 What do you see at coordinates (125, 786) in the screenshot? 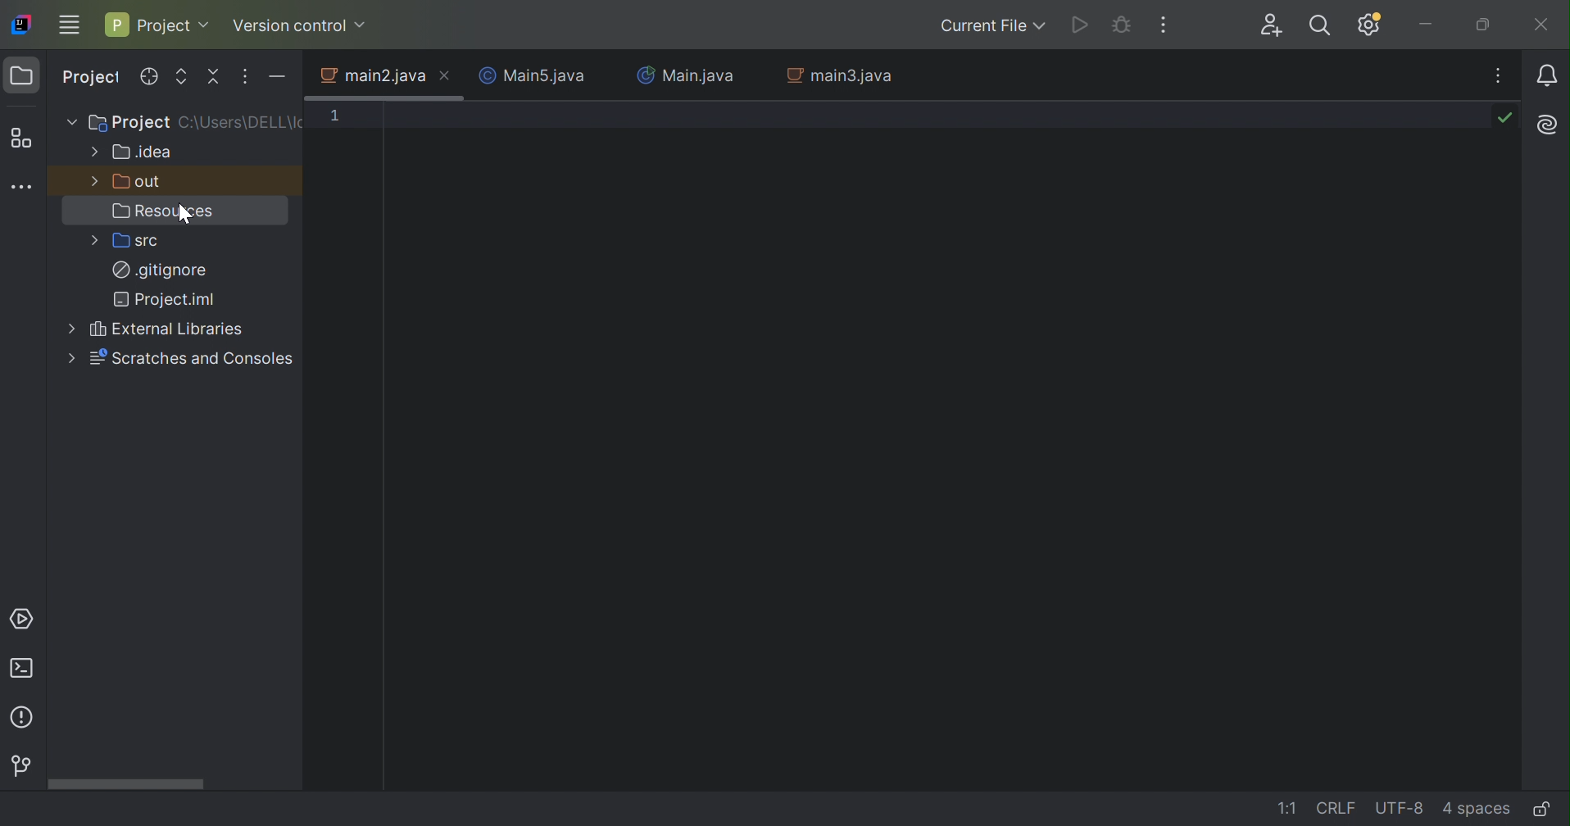
I see `Scroll bar` at bounding box center [125, 786].